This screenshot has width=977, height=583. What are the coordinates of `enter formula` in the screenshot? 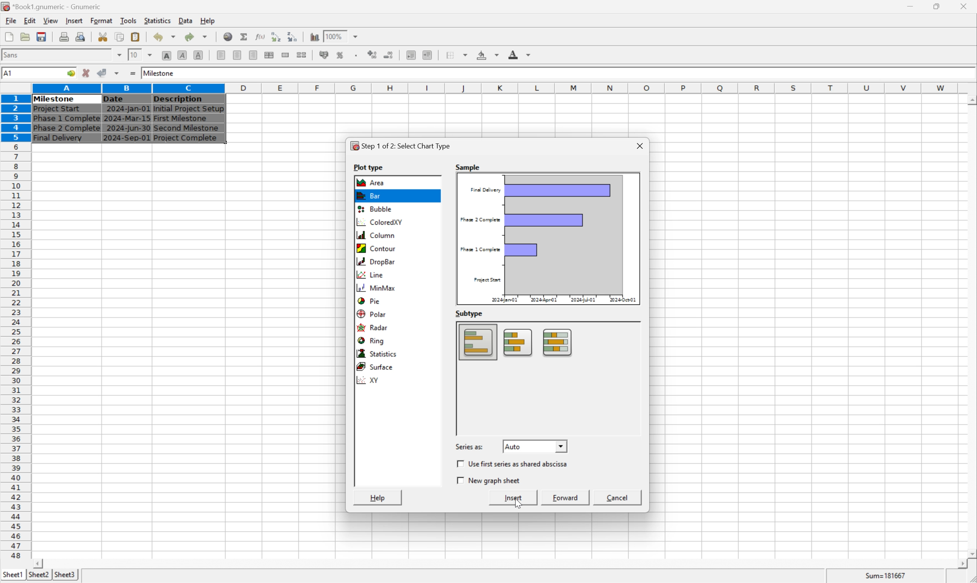 It's located at (132, 73).